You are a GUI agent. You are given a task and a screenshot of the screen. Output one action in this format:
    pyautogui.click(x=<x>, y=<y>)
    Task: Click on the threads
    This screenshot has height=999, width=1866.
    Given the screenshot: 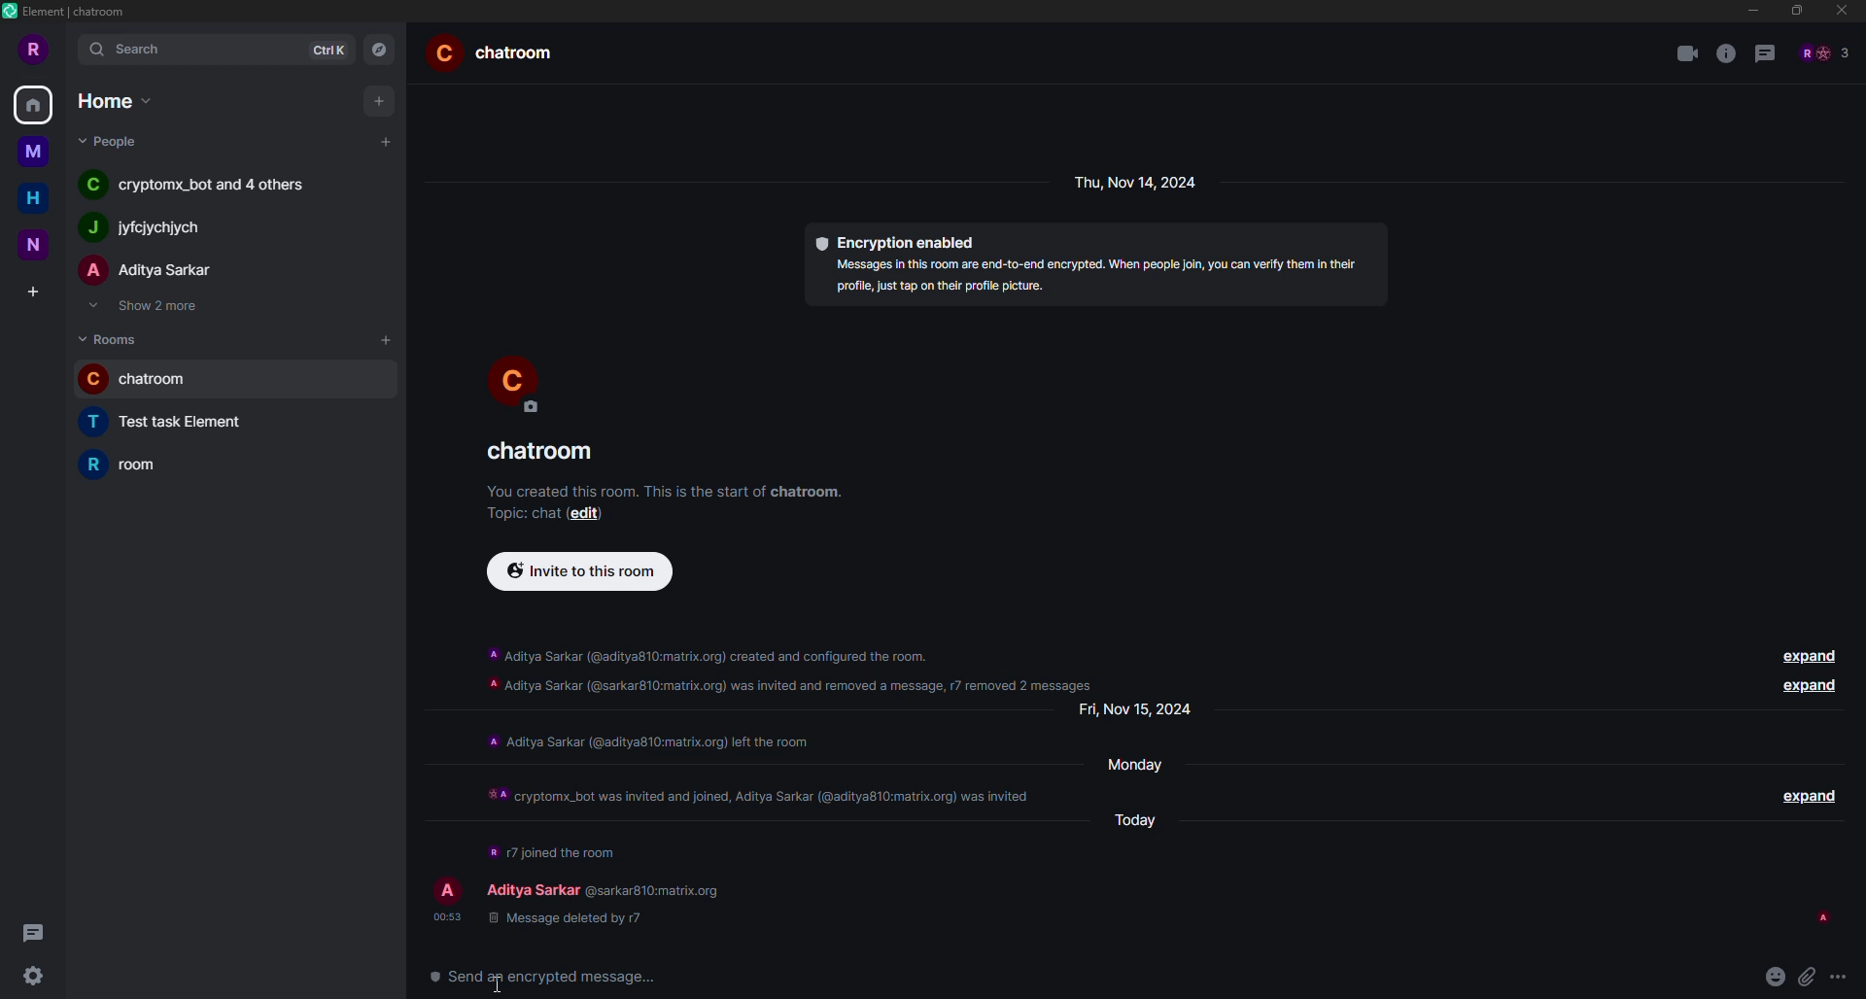 What is the action you would take?
    pyautogui.click(x=1765, y=54)
    